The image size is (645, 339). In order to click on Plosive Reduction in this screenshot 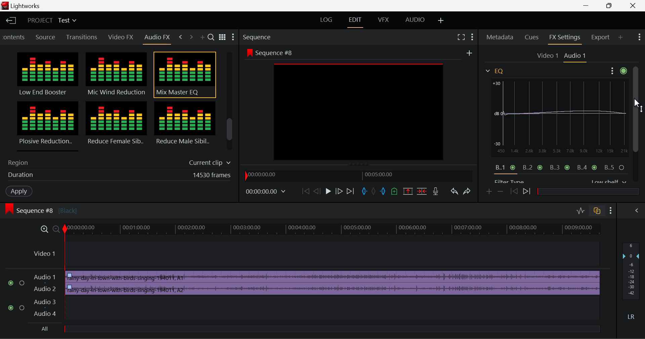, I will do `click(46, 126)`.